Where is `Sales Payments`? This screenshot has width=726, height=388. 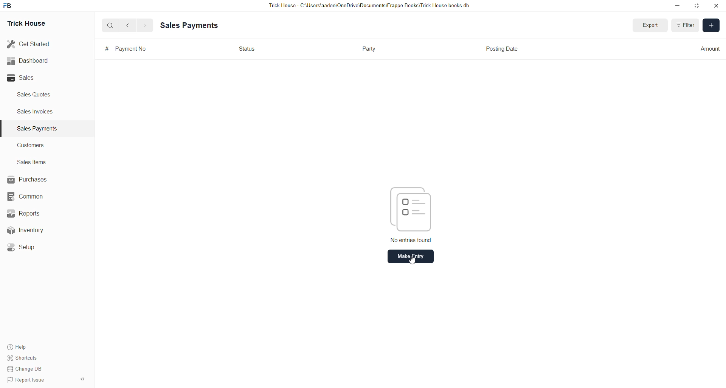
Sales Payments is located at coordinates (38, 129).